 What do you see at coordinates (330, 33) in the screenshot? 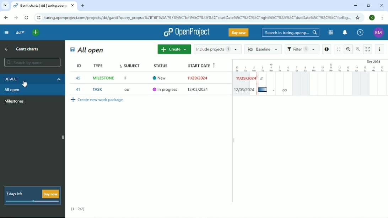
I see `Modules` at bounding box center [330, 33].